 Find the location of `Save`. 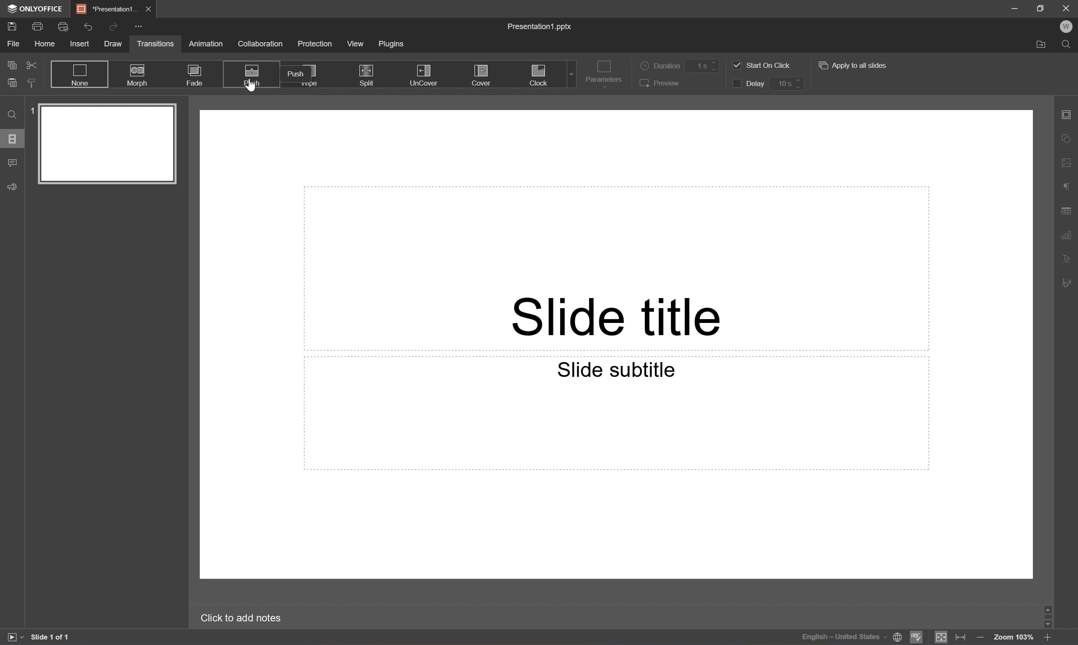

Save is located at coordinates (12, 26).